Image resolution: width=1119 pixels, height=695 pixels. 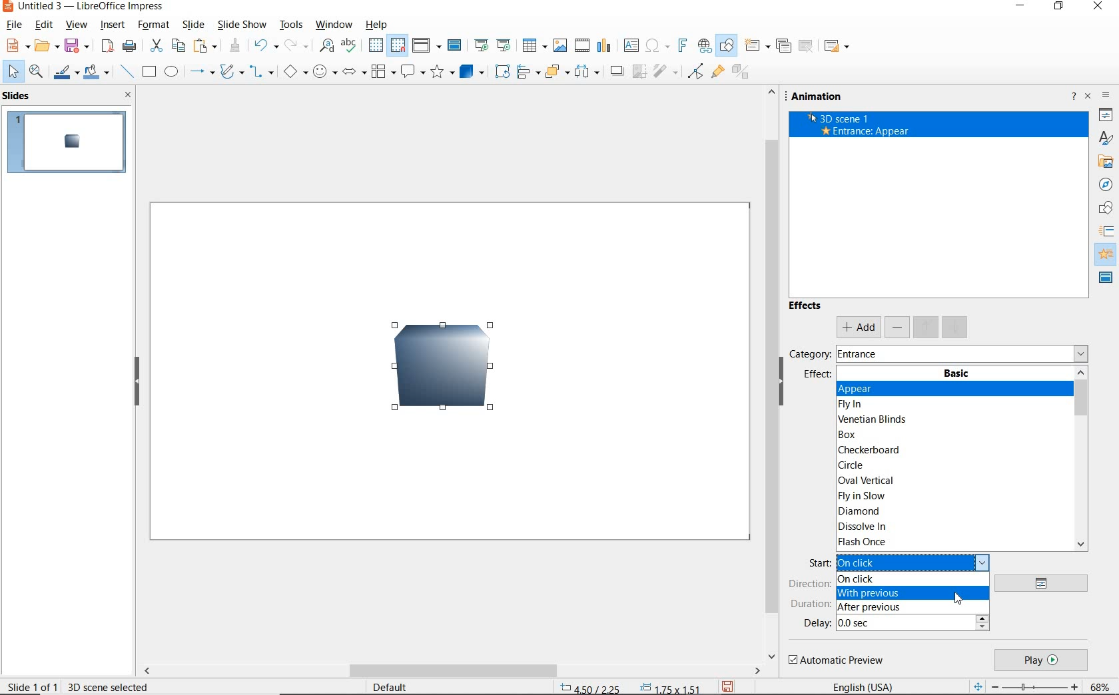 I want to click on insert, so click(x=113, y=25).